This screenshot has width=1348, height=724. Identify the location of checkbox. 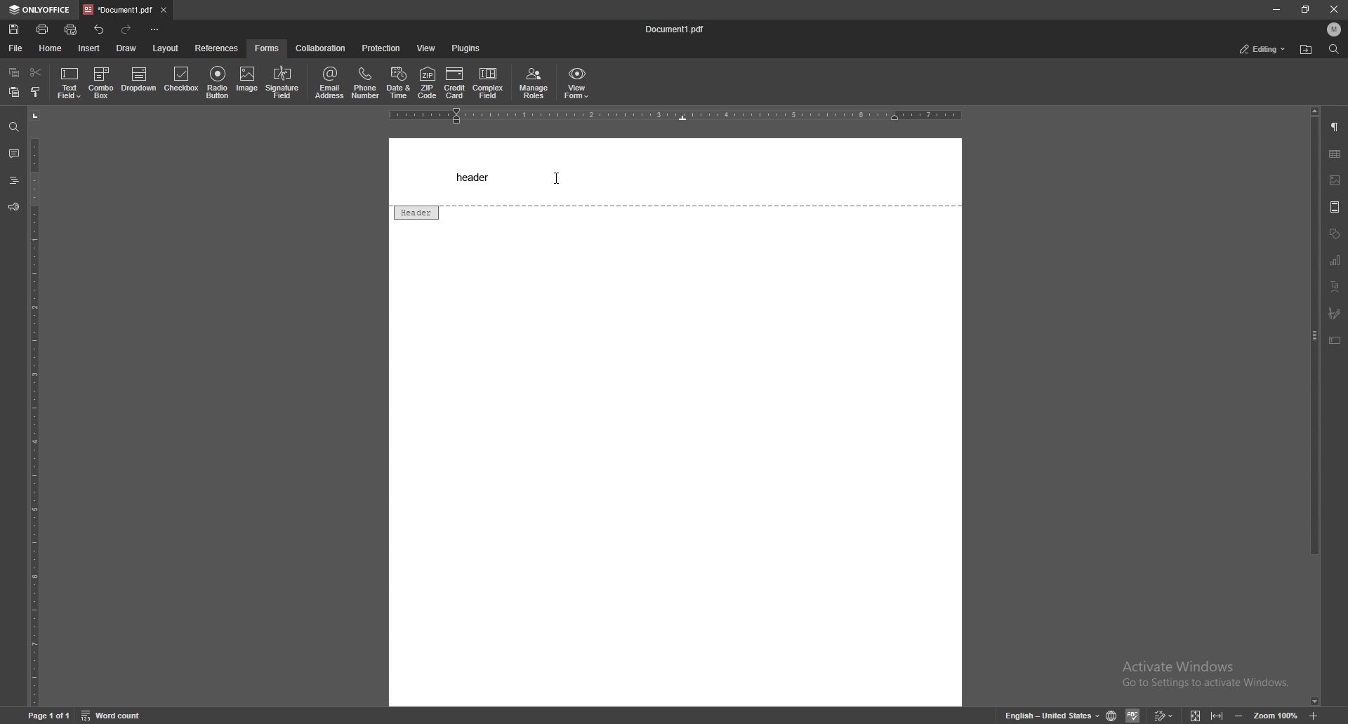
(181, 81).